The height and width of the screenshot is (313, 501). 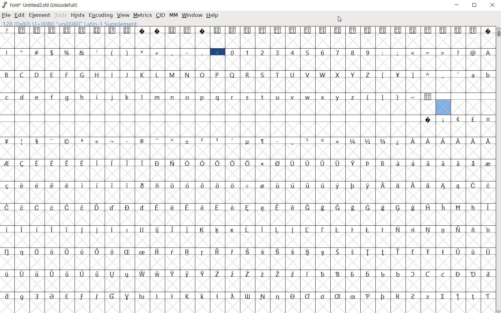 What do you see at coordinates (37, 52) in the screenshot?
I see `glyph` at bounding box center [37, 52].